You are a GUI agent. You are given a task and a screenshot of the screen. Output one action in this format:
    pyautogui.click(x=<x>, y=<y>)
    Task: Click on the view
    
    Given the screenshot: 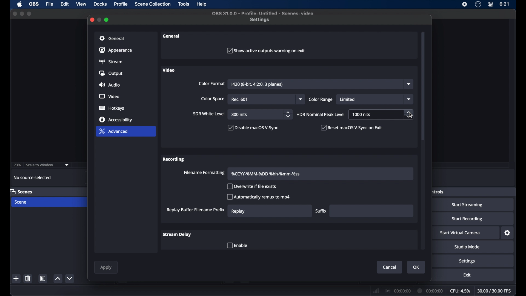 What is the action you would take?
    pyautogui.click(x=81, y=4)
    